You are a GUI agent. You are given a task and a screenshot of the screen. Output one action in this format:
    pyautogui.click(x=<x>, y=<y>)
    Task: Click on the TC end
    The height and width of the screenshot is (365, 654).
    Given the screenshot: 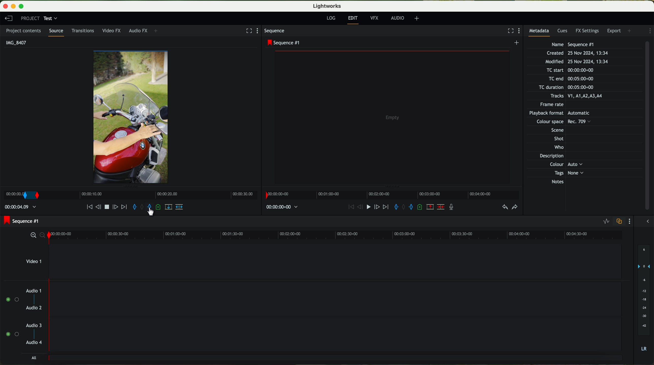 What is the action you would take?
    pyautogui.click(x=578, y=79)
    